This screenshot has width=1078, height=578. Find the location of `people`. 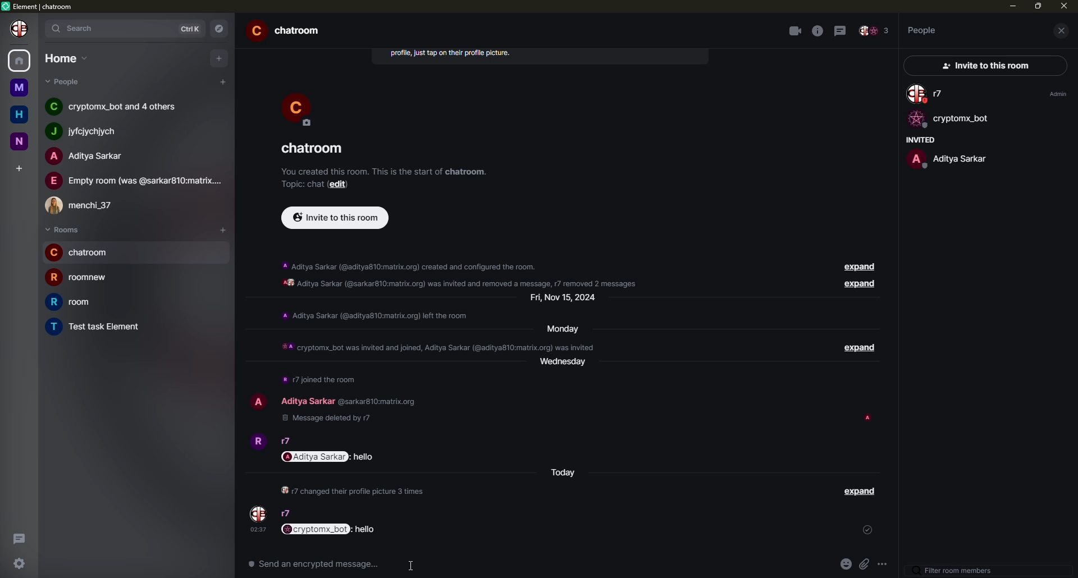

people is located at coordinates (874, 31).